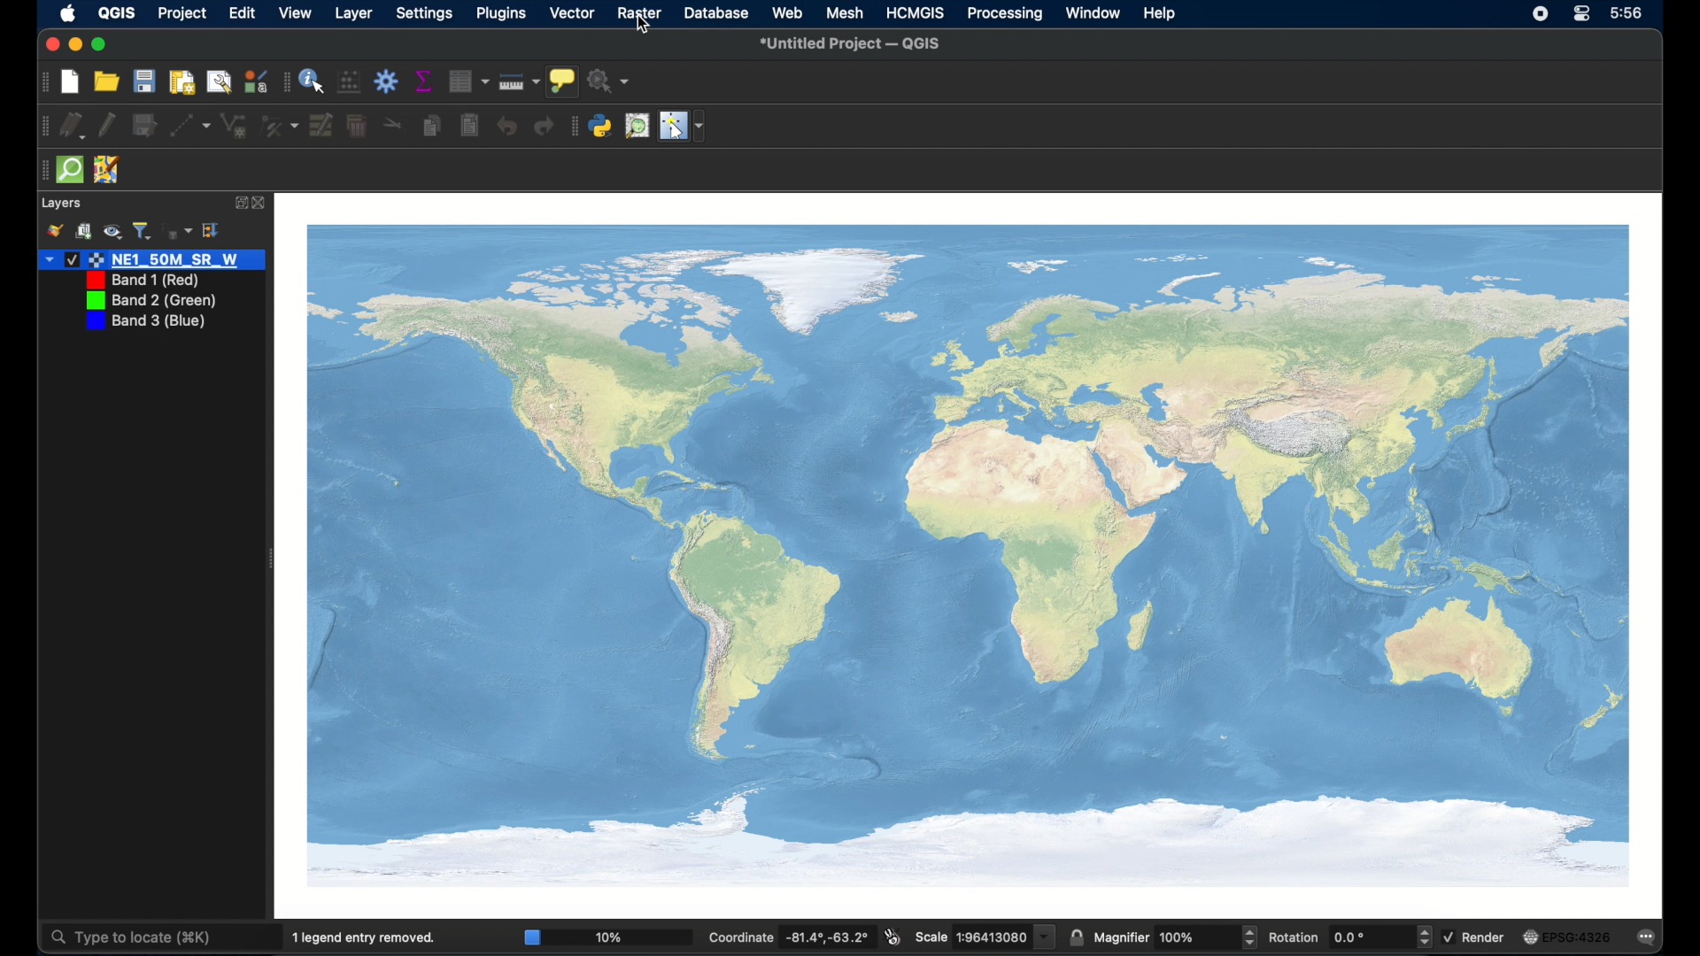  What do you see at coordinates (42, 83) in the screenshot?
I see `drag handle` at bounding box center [42, 83].